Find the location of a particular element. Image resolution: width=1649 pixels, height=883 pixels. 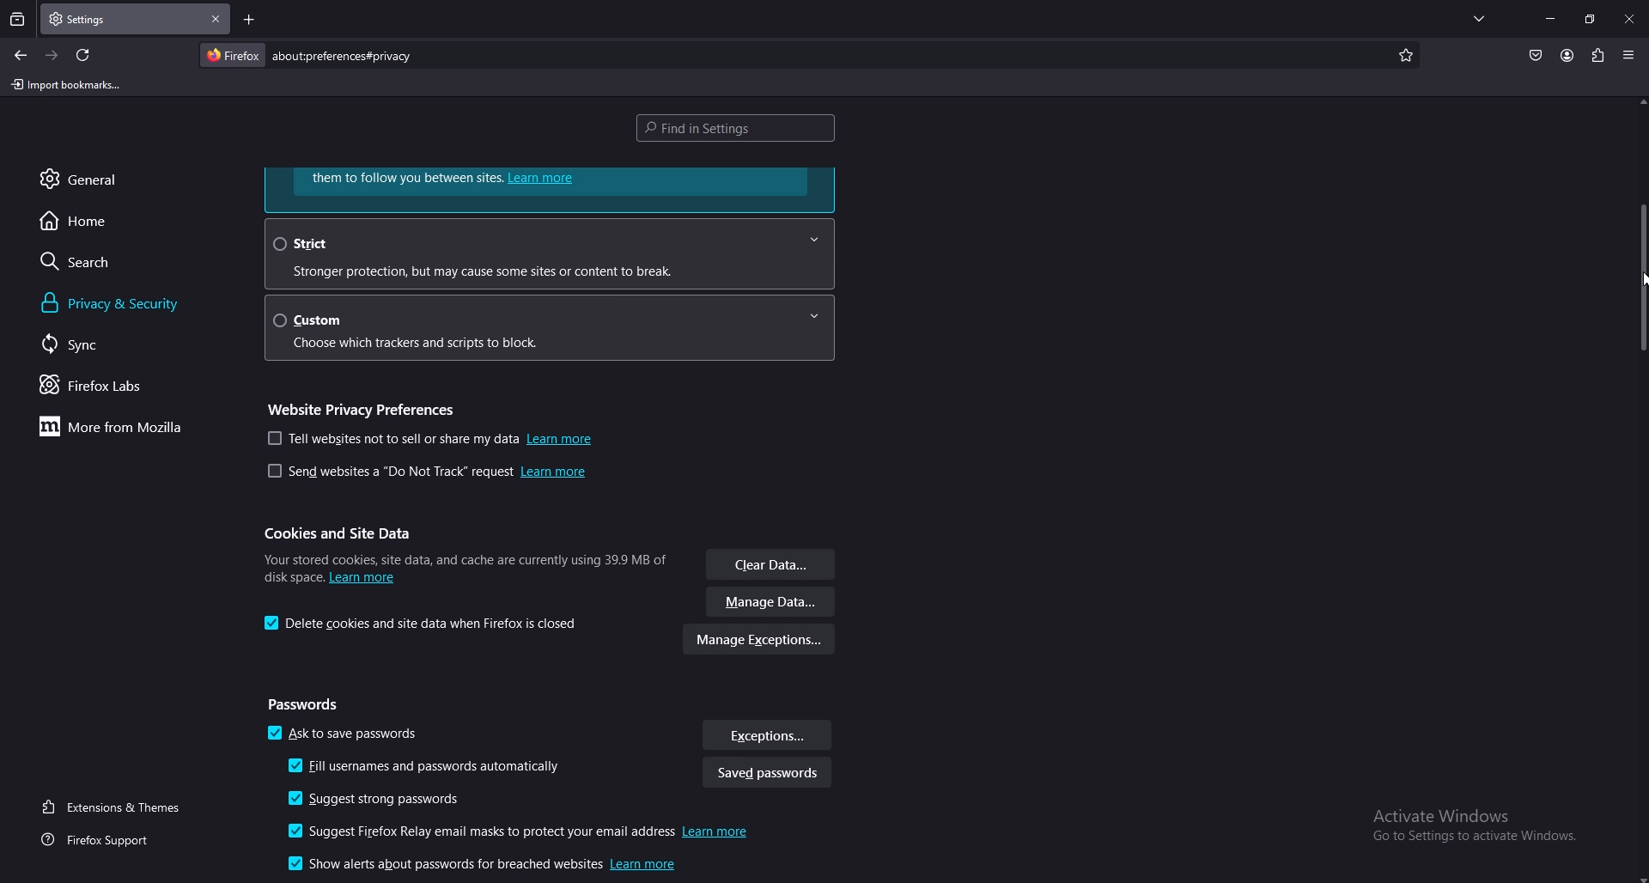

forward is located at coordinates (53, 56).